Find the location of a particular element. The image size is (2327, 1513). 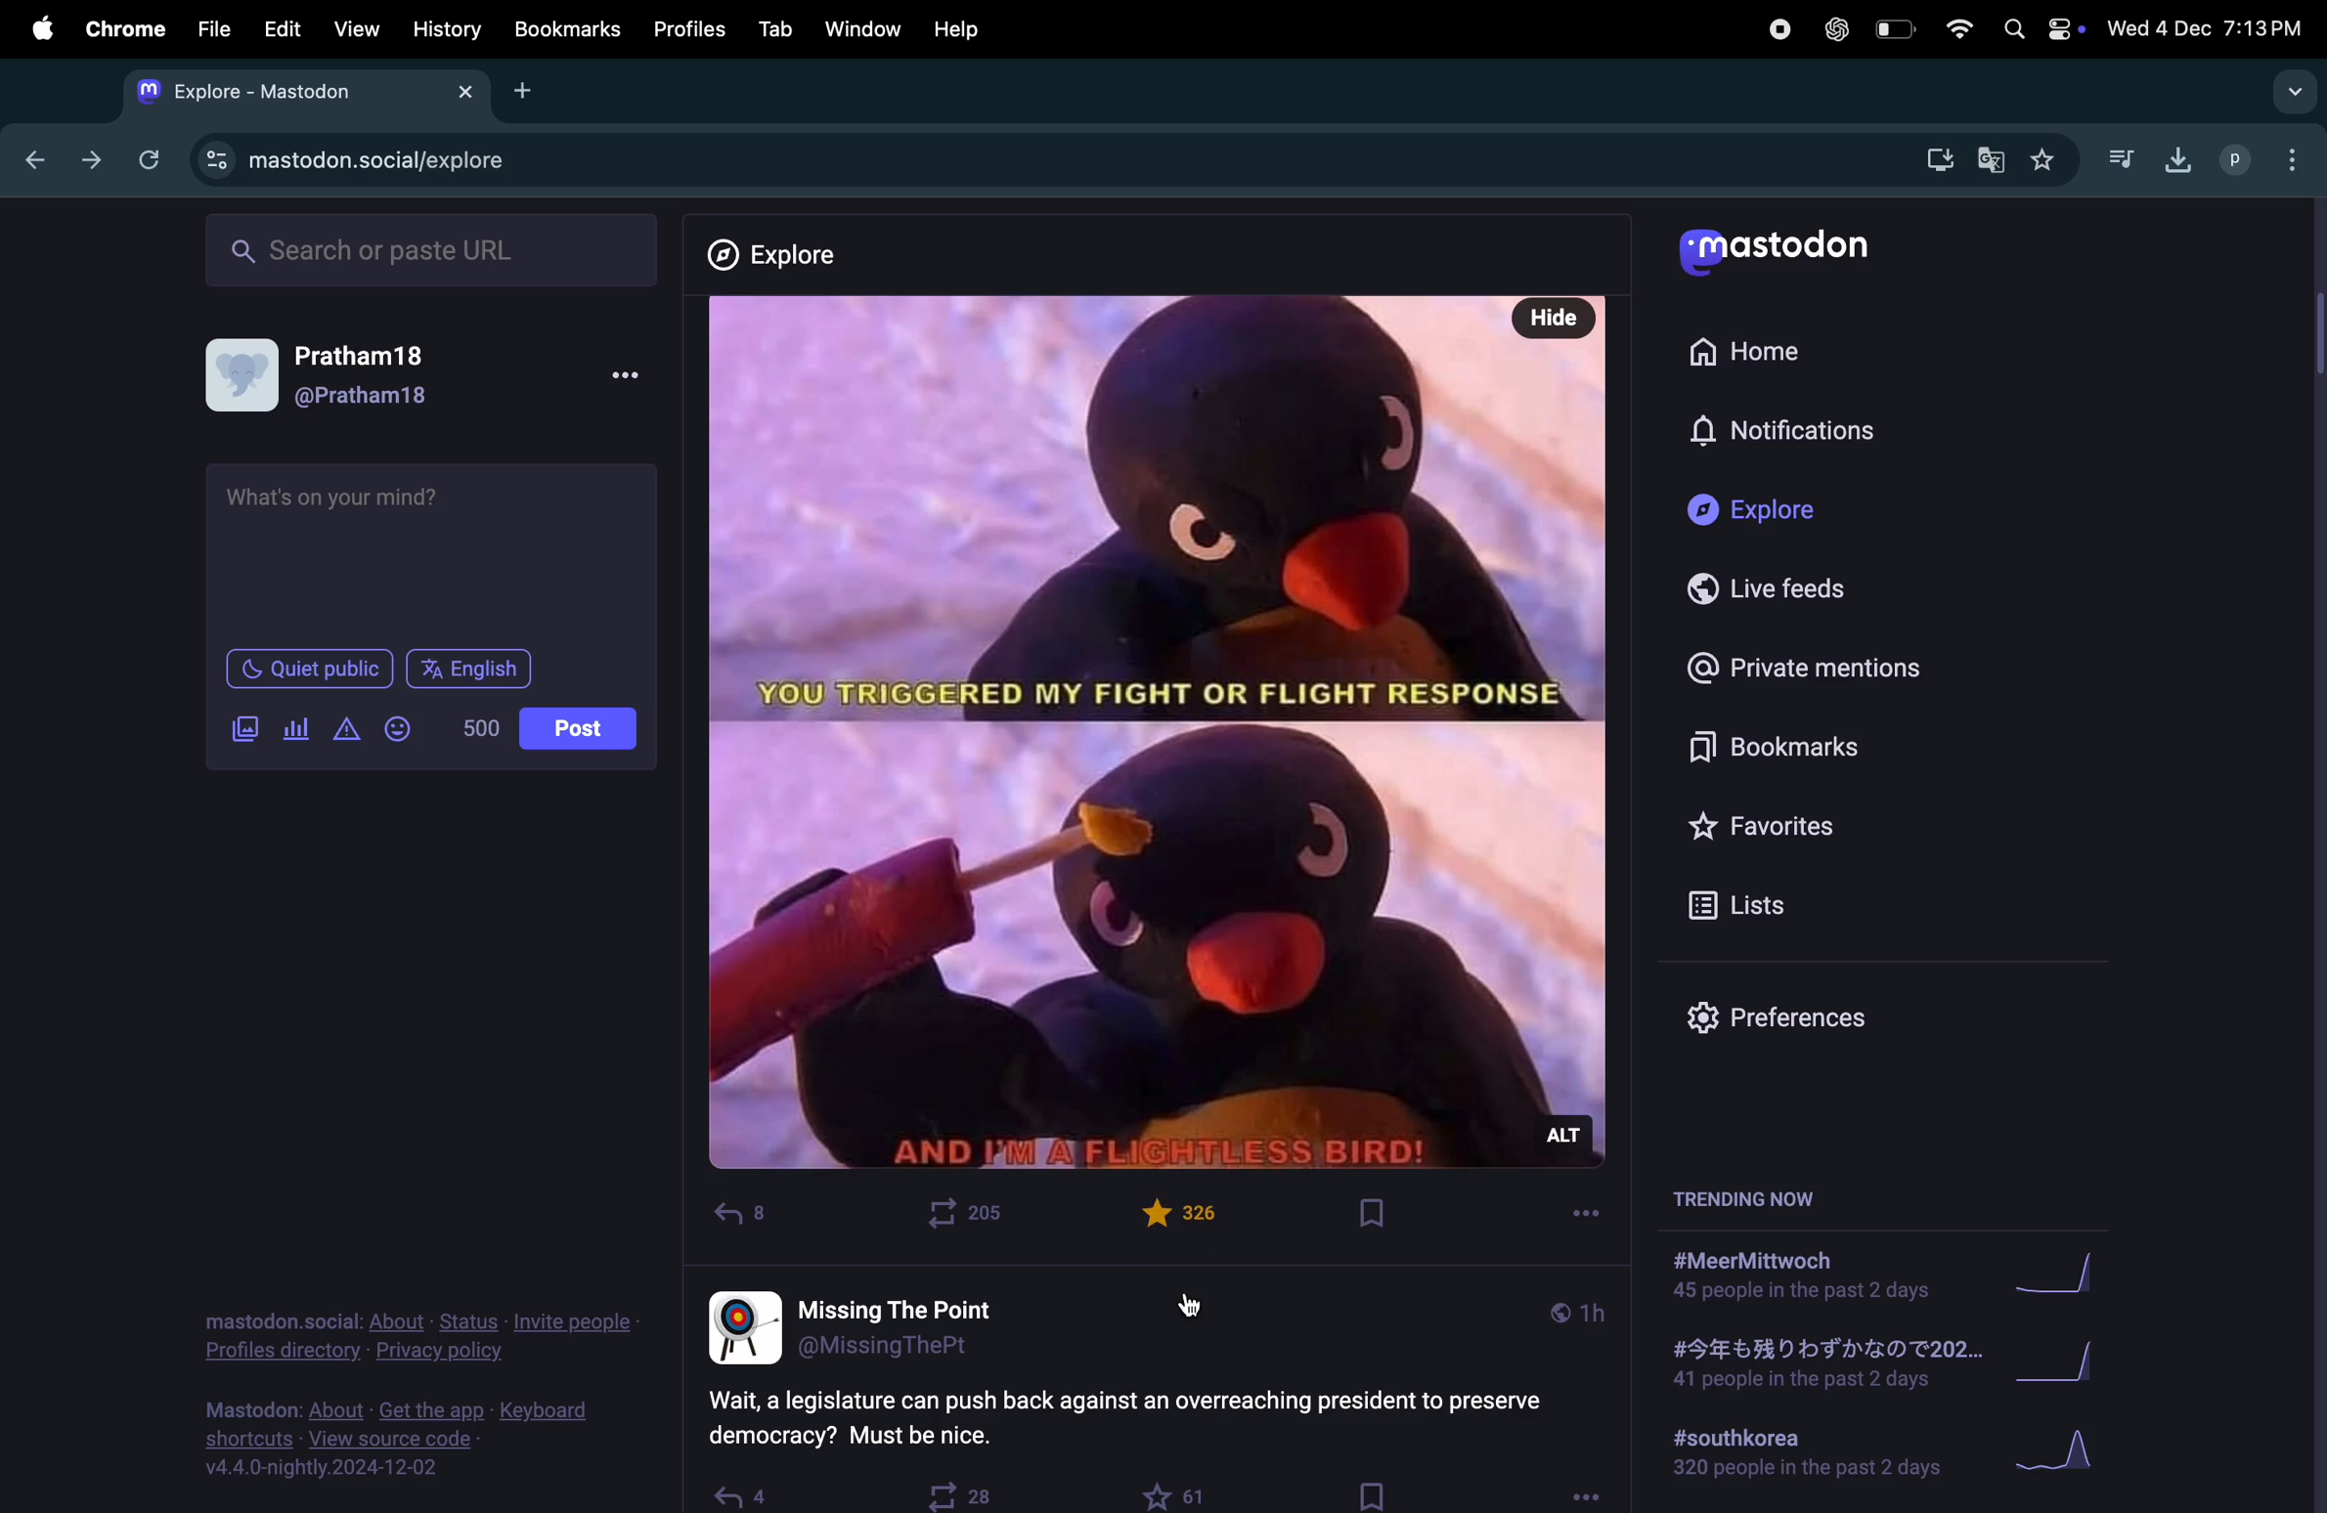

history is located at coordinates (444, 26).